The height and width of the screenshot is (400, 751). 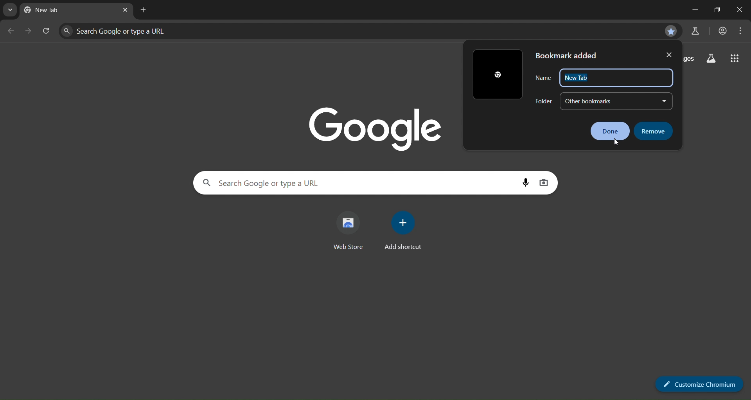 What do you see at coordinates (721, 31) in the screenshot?
I see `account` at bounding box center [721, 31].